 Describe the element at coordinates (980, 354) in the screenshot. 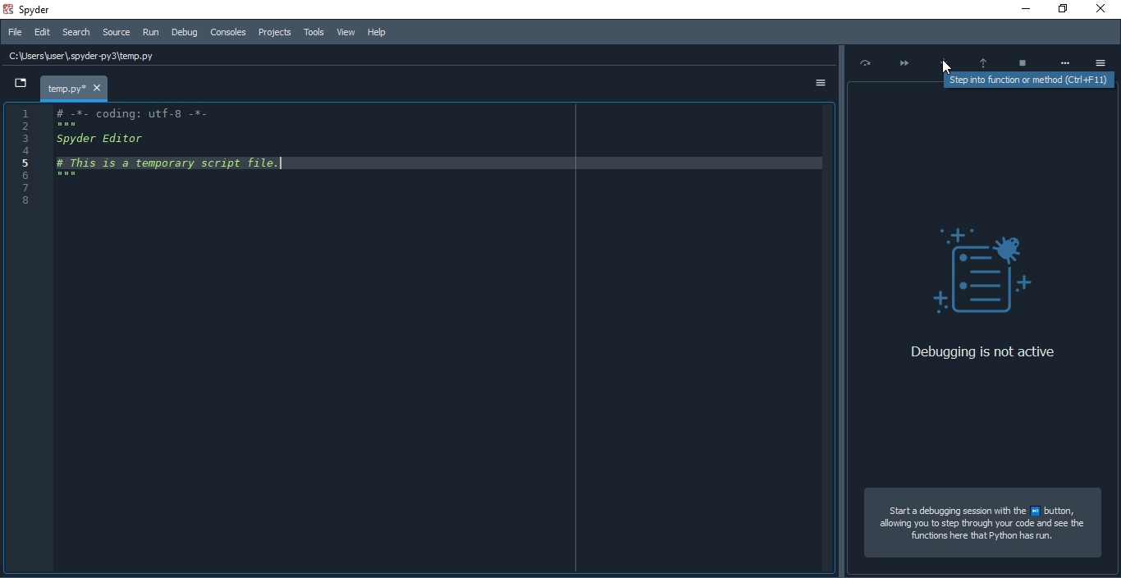

I see `Debugging is not active` at that location.